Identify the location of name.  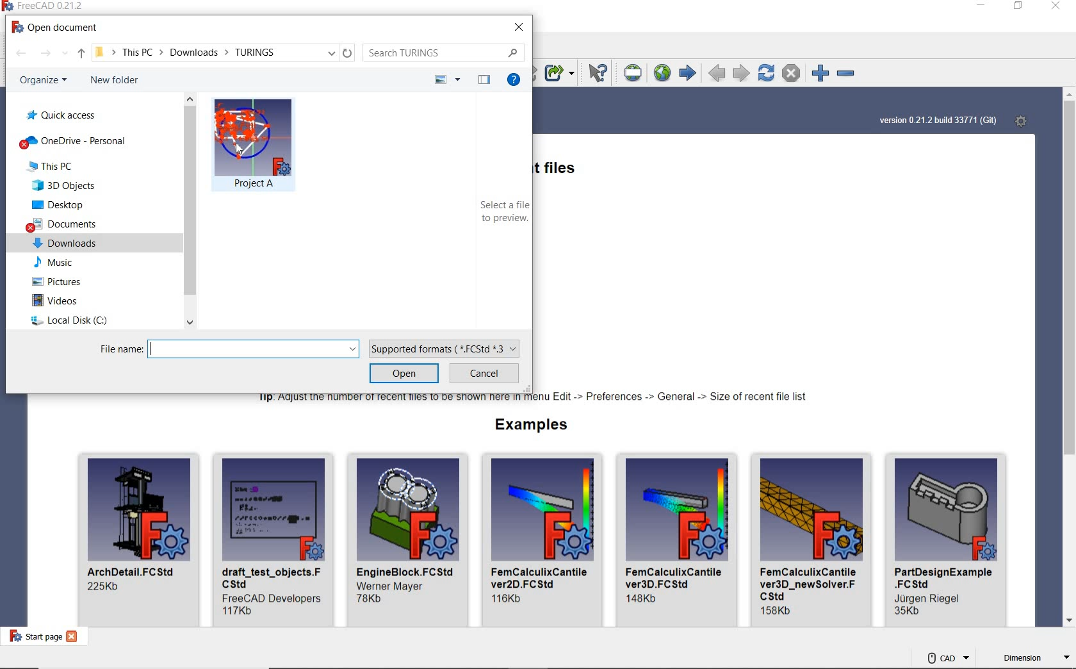
(677, 577).